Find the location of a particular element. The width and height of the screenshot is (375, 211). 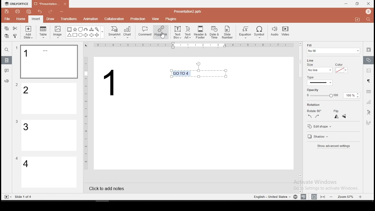

protection is located at coordinates (138, 18).